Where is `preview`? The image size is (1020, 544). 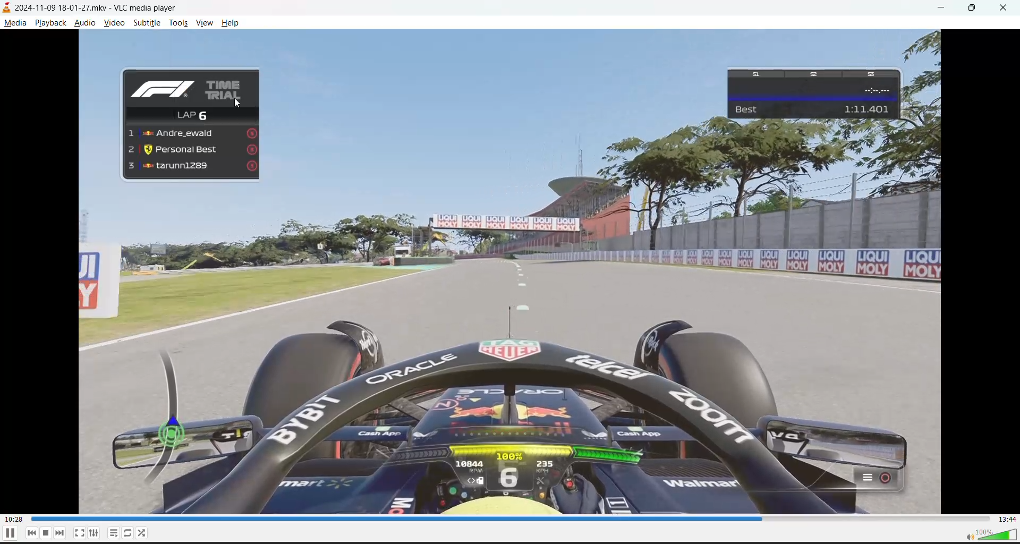 preview is located at coordinates (495, 126).